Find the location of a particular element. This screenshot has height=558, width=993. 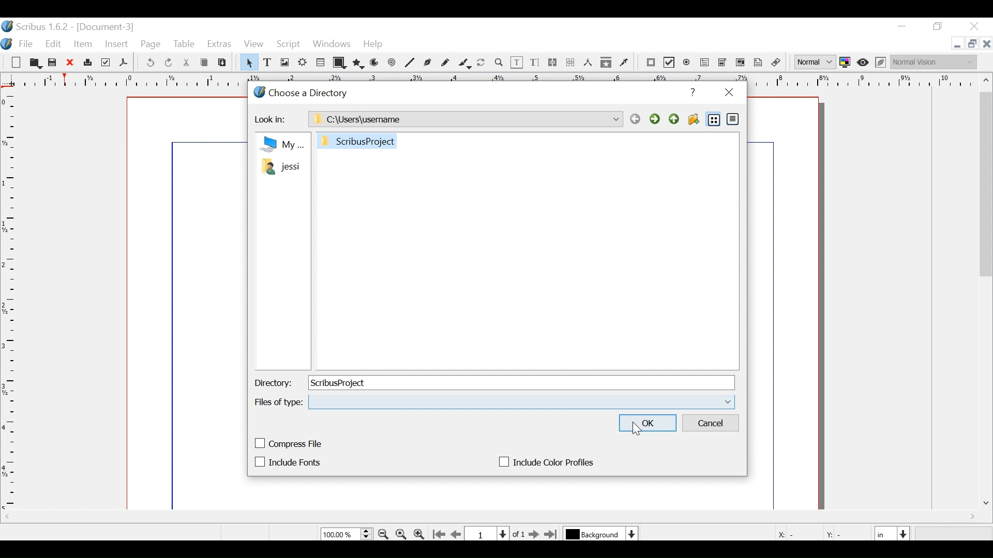

Select the visual appearnce is located at coordinates (937, 62).